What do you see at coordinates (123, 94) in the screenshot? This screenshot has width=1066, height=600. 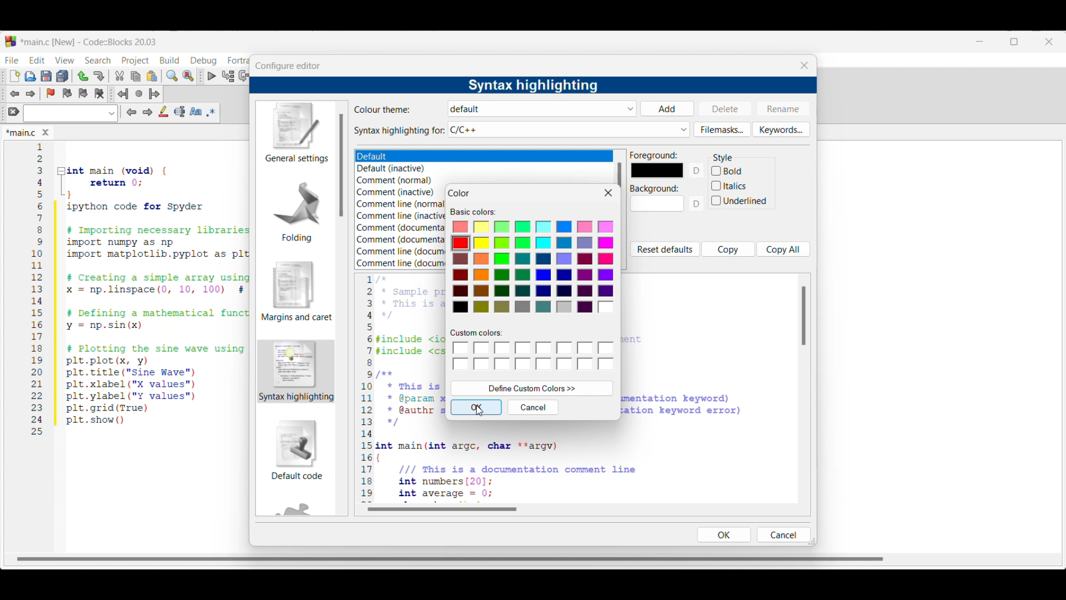 I see `Jump back` at bounding box center [123, 94].